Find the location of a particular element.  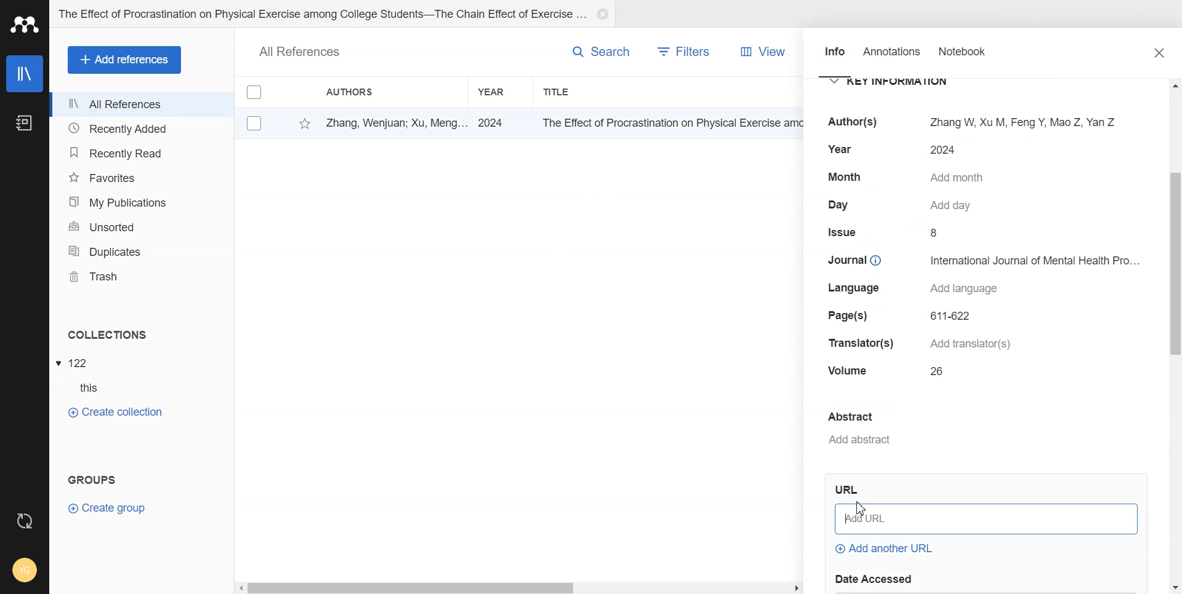

Text is located at coordinates (89, 477).